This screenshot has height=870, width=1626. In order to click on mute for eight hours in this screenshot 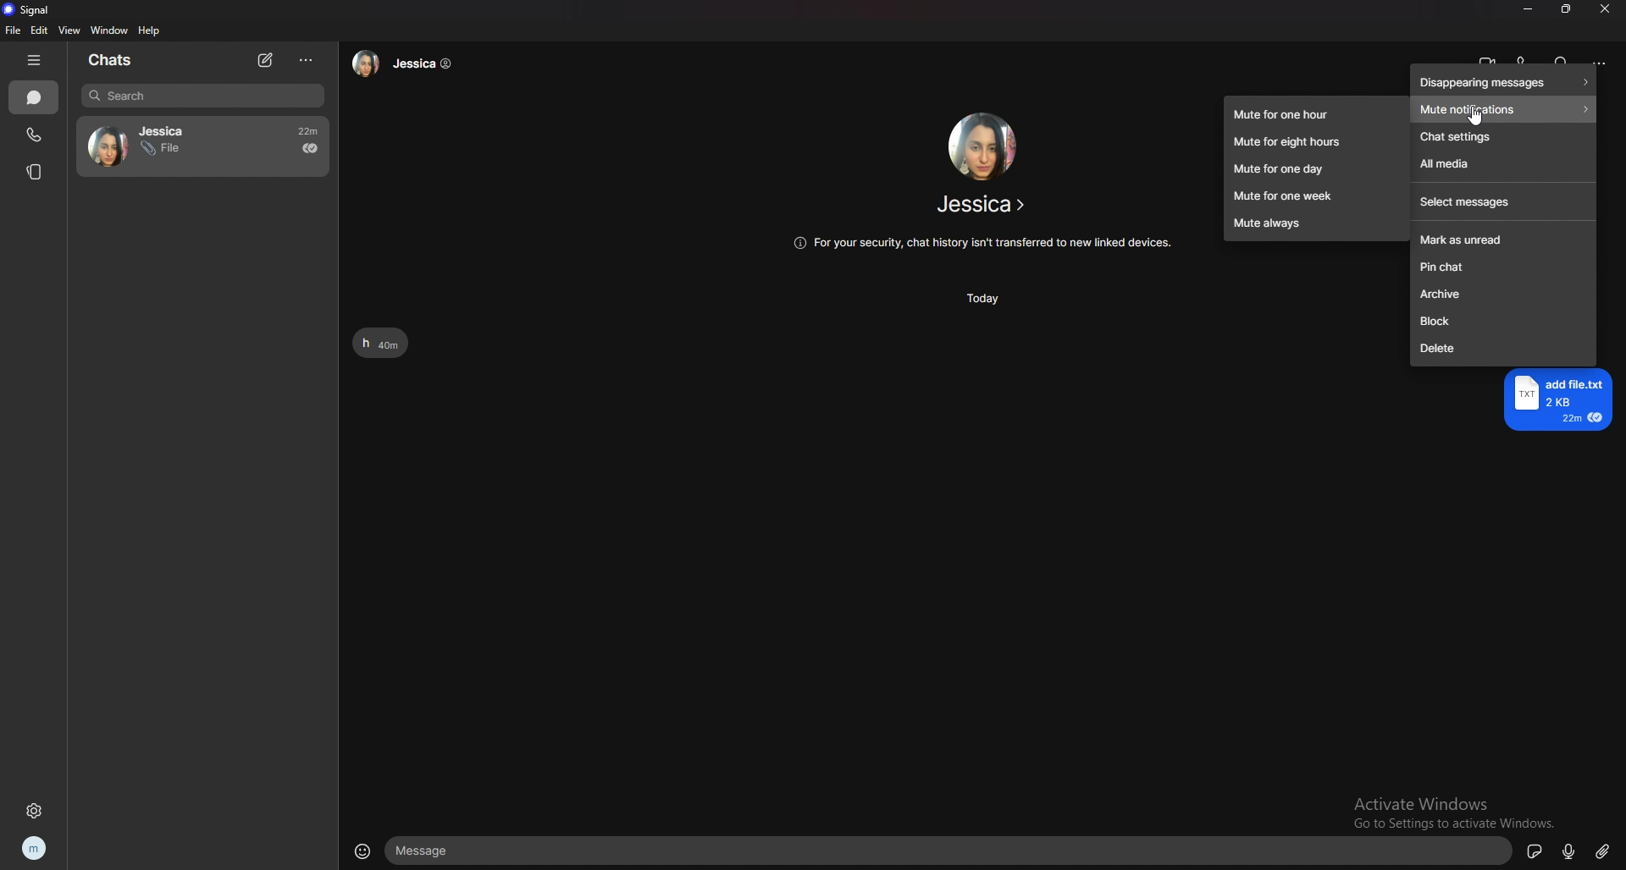, I will do `click(1314, 140)`.